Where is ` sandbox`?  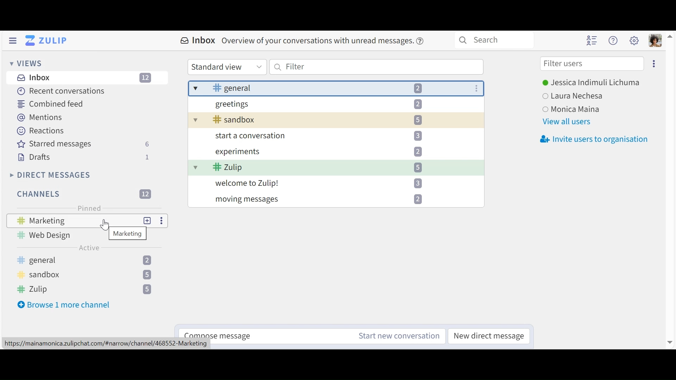
 sandbox is located at coordinates (328, 120).